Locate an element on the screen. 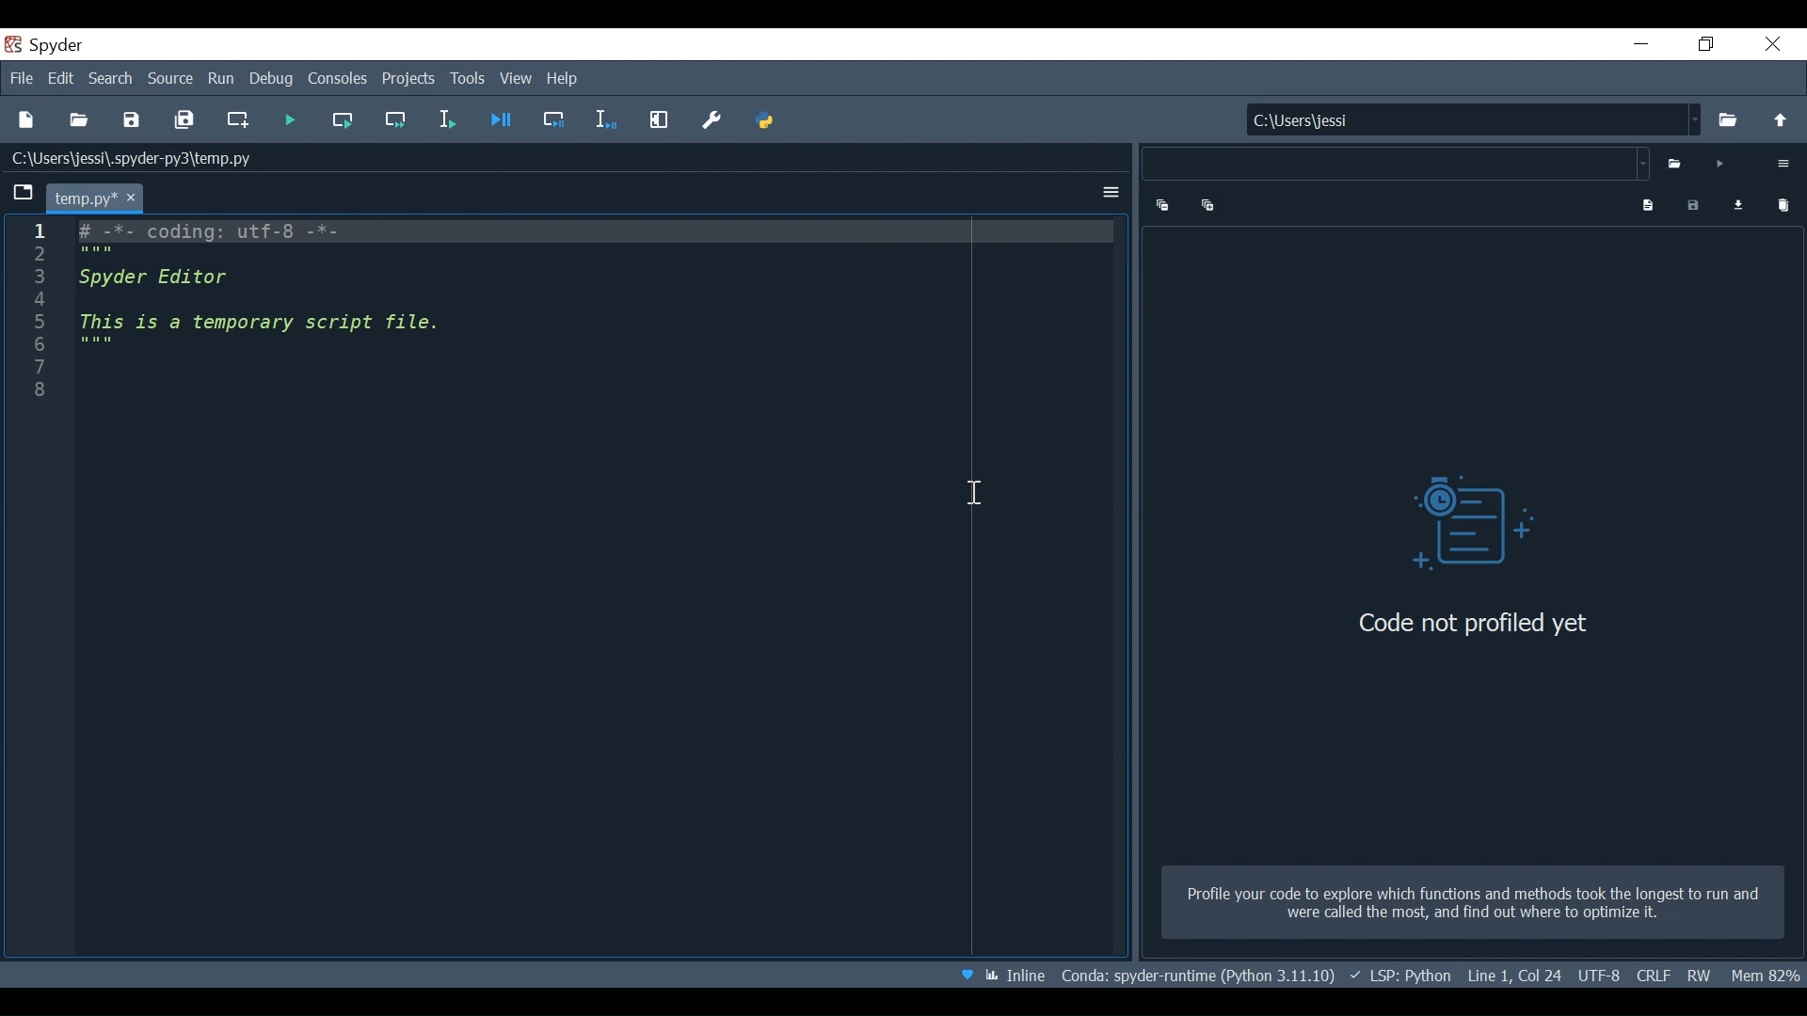 This screenshot has height=1016, width=1807. Run current cell  is located at coordinates (344, 119).